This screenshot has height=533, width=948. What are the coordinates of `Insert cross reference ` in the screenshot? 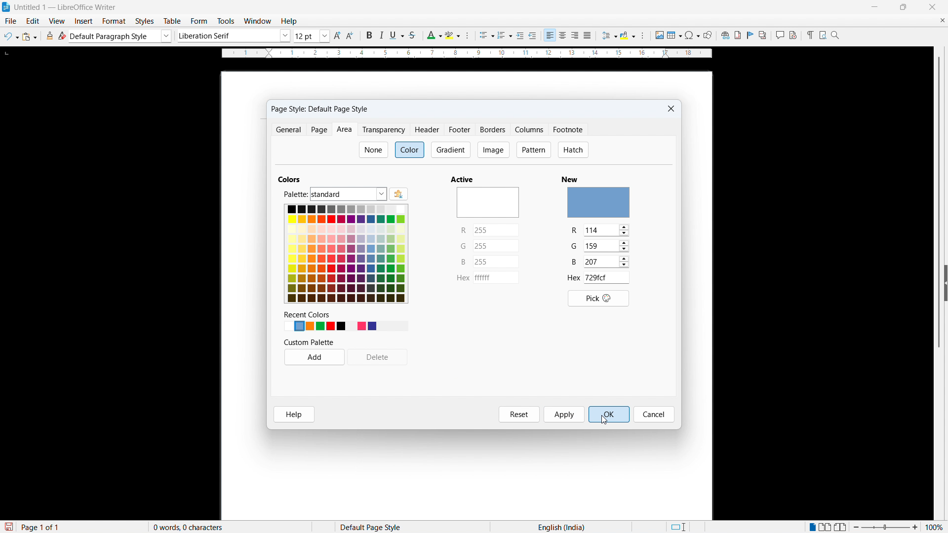 It's located at (763, 35).